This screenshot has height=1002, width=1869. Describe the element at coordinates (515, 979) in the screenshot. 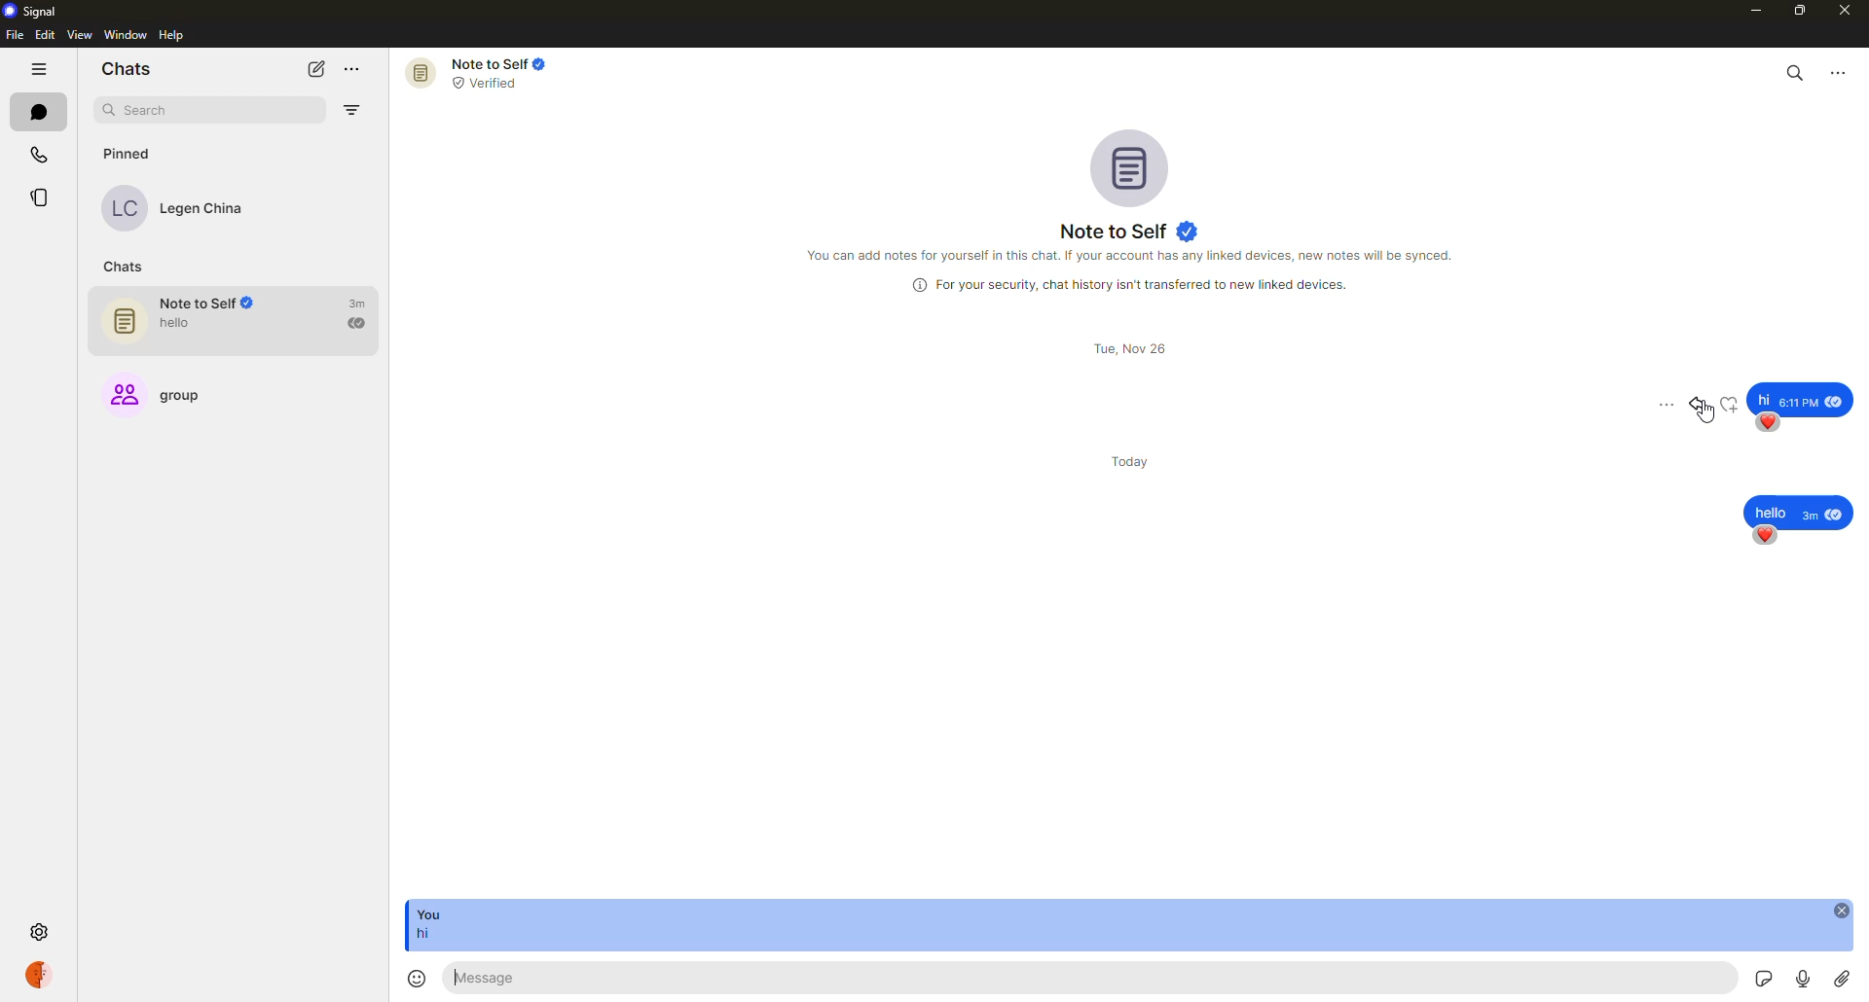

I see `message` at that location.